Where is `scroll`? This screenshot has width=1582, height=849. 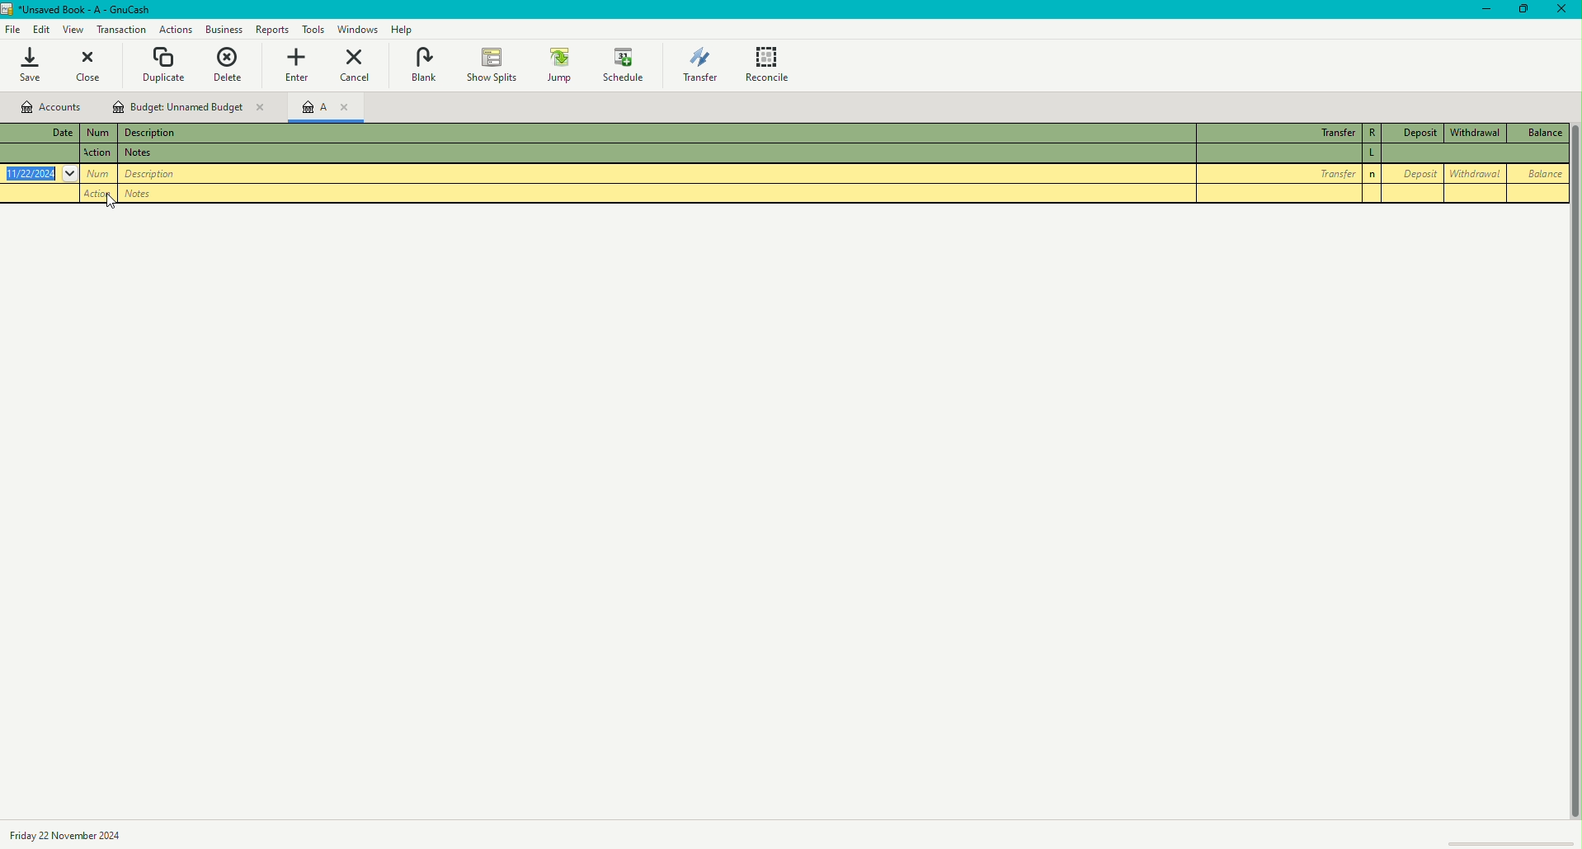
scroll is located at coordinates (1514, 840).